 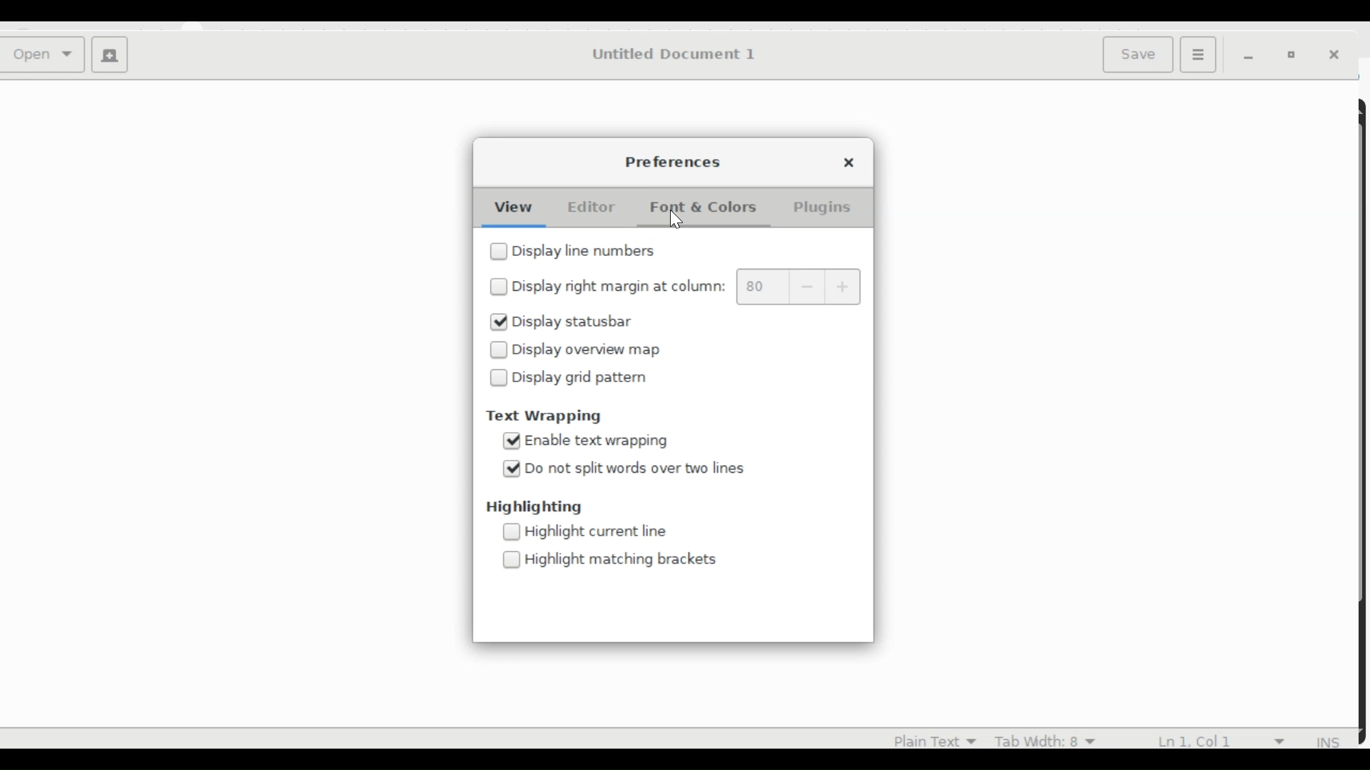 What do you see at coordinates (609, 441) in the screenshot?
I see `Enable text wrapping` at bounding box center [609, 441].